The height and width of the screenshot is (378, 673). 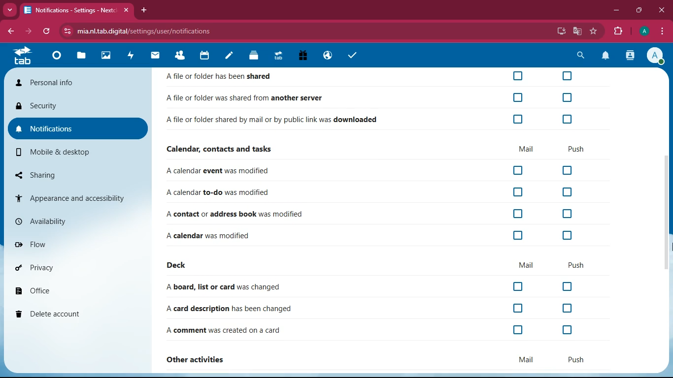 What do you see at coordinates (643, 31) in the screenshot?
I see `Account` at bounding box center [643, 31].